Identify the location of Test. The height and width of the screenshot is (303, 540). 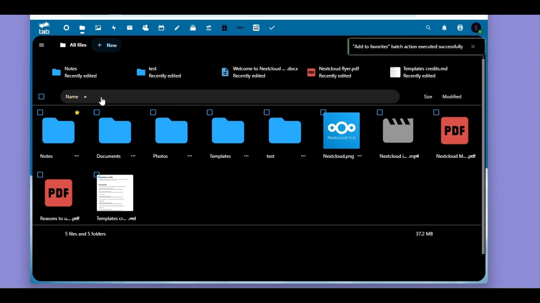
(165, 69).